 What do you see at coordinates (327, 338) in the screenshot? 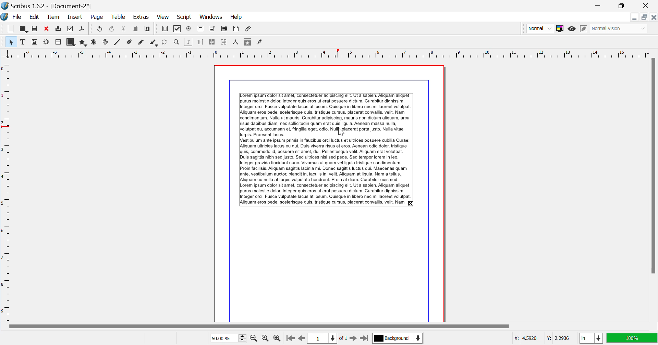
I see `Page 1 of 1` at bounding box center [327, 338].